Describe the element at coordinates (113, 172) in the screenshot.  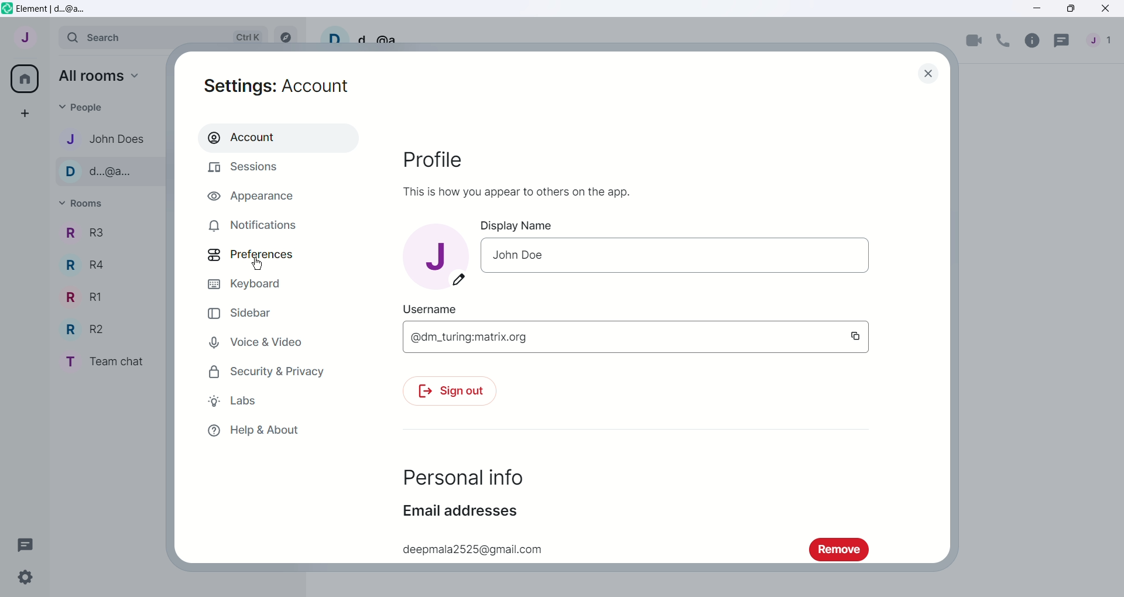
I see `d...@a... - Contact name` at that location.